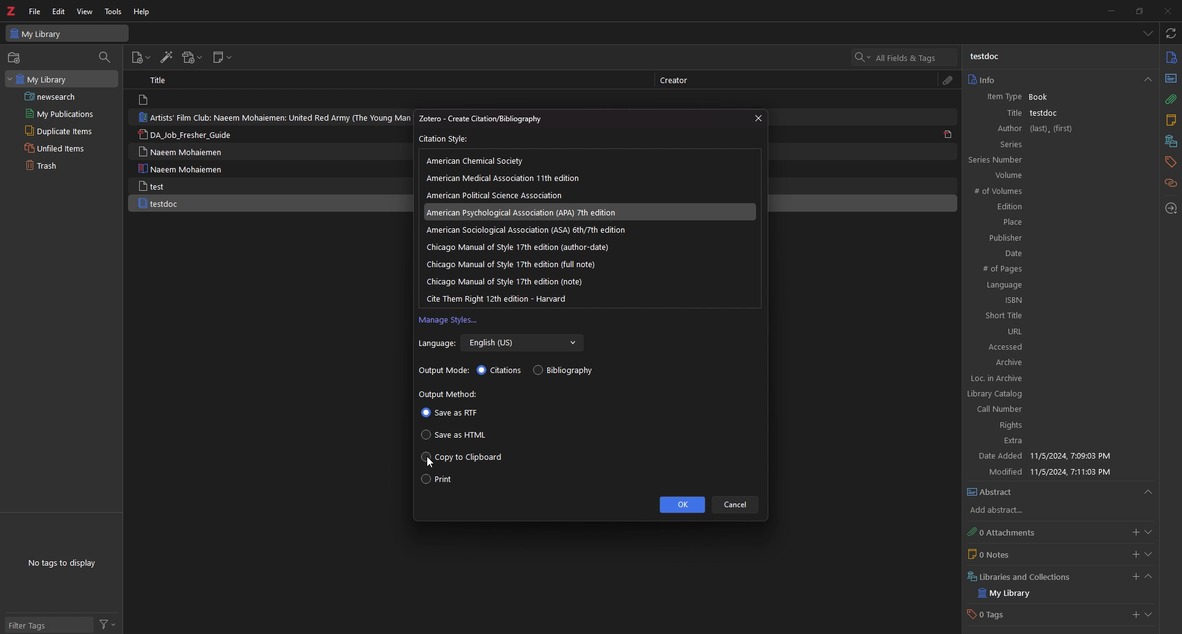 The height and width of the screenshot is (634, 1182). What do you see at coordinates (457, 435) in the screenshot?
I see `save as html` at bounding box center [457, 435].